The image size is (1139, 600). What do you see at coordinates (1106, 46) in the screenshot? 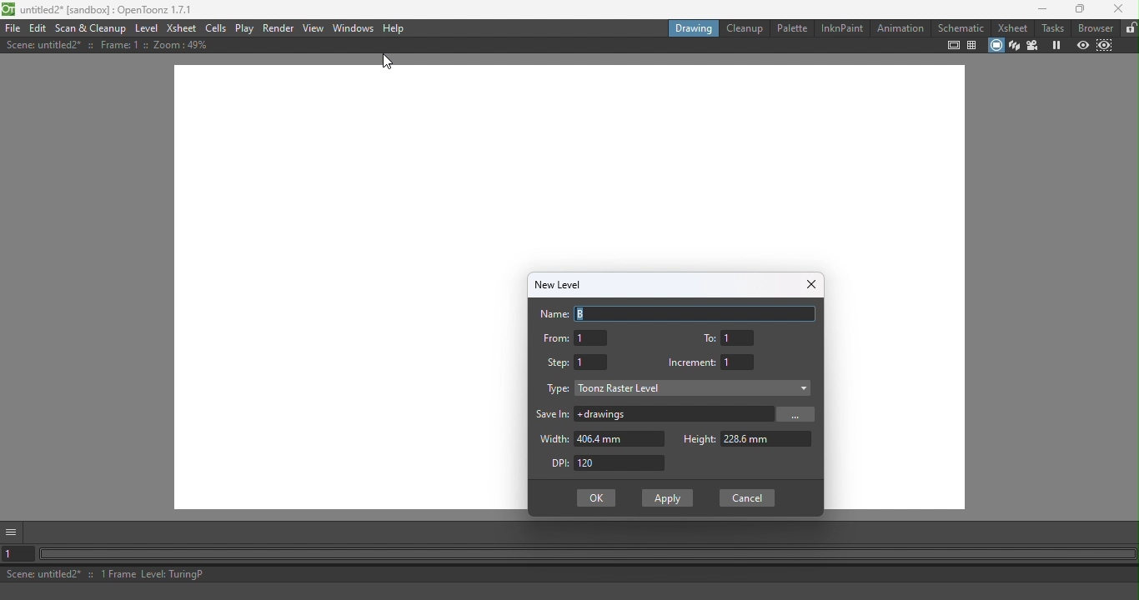
I see `Sub-camera preview` at bounding box center [1106, 46].